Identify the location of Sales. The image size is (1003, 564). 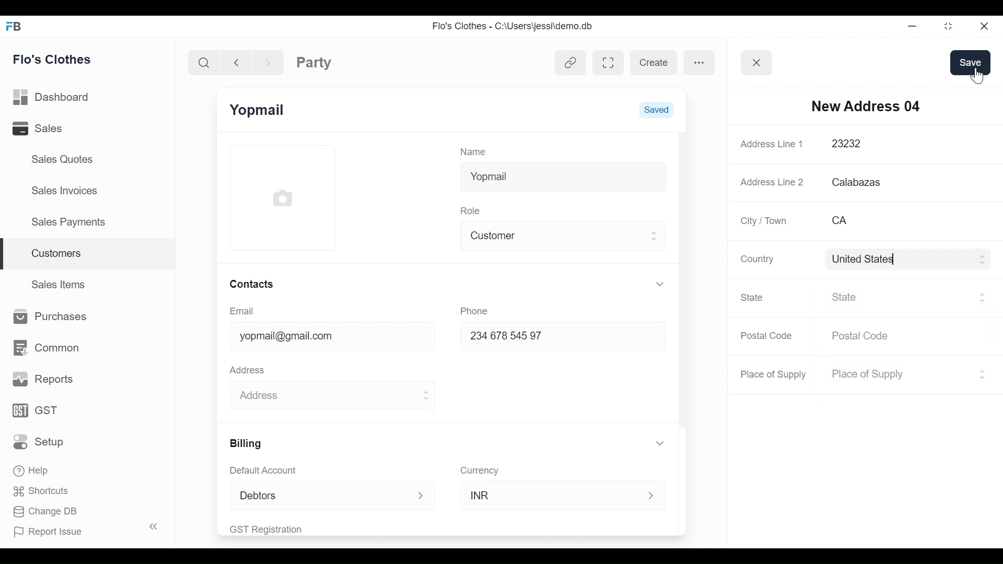
(52, 128).